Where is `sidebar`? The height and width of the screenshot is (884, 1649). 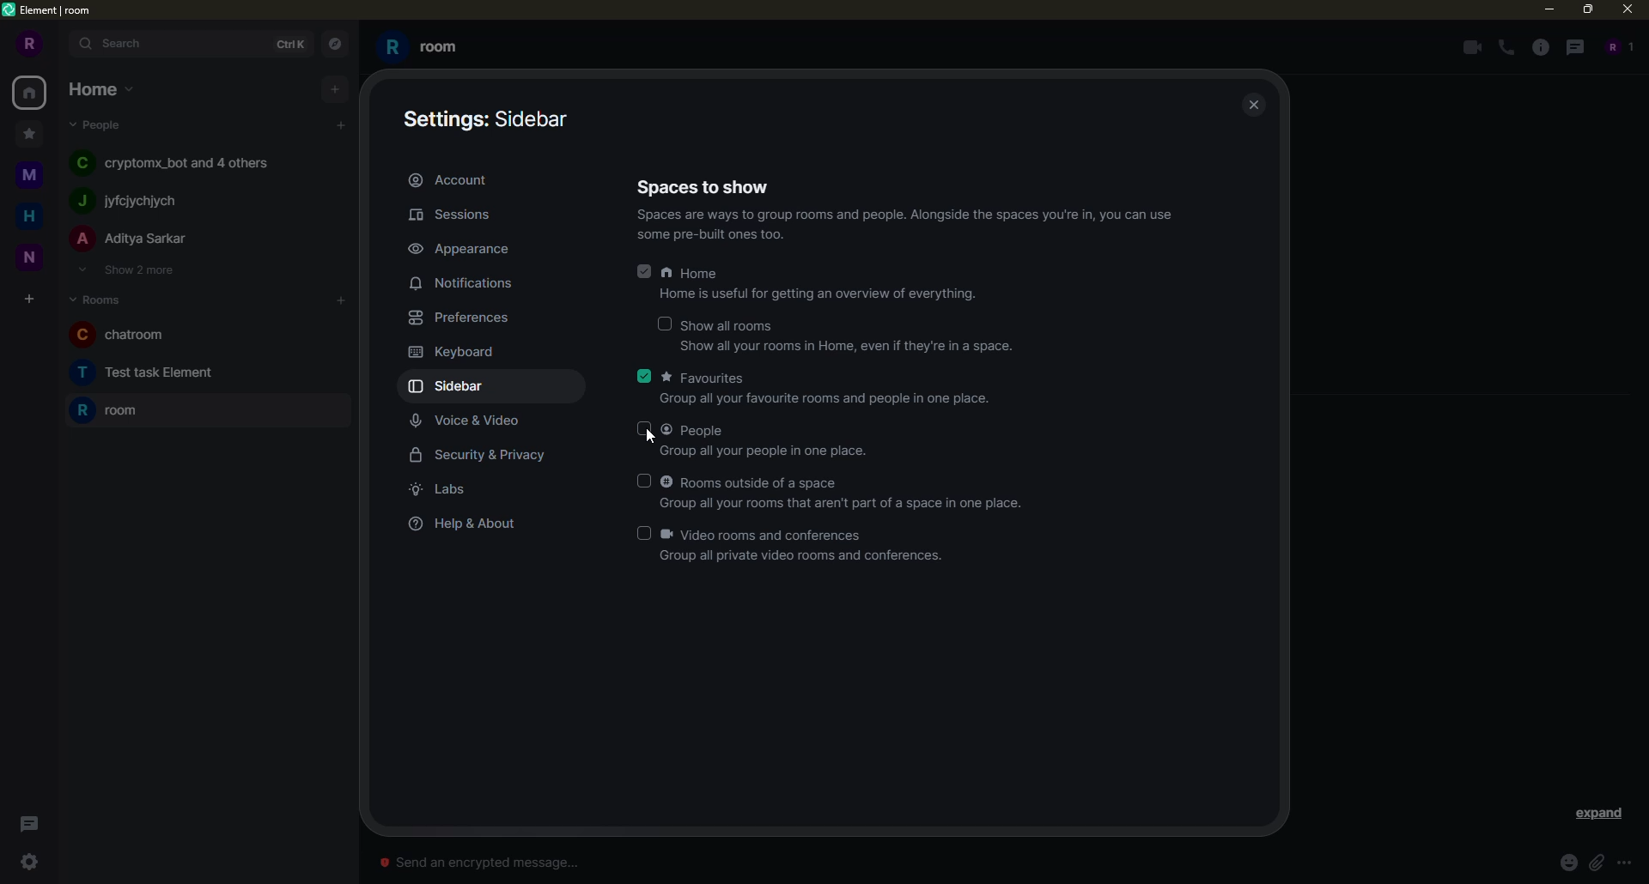
sidebar is located at coordinates (490, 118).